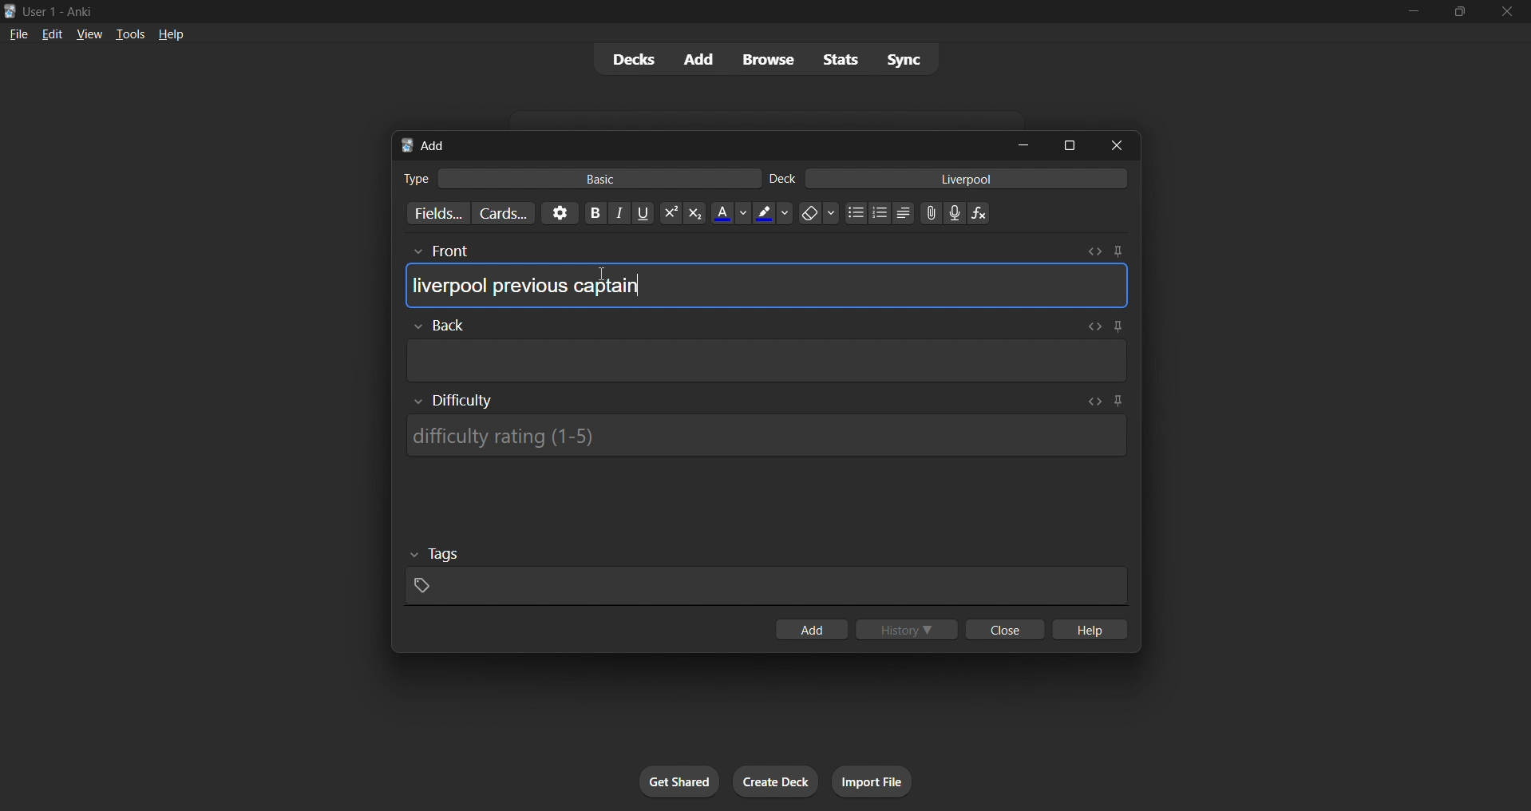 This screenshot has height=811, width=1531. What do you see at coordinates (809, 631) in the screenshot?
I see `add` at bounding box center [809, 631].